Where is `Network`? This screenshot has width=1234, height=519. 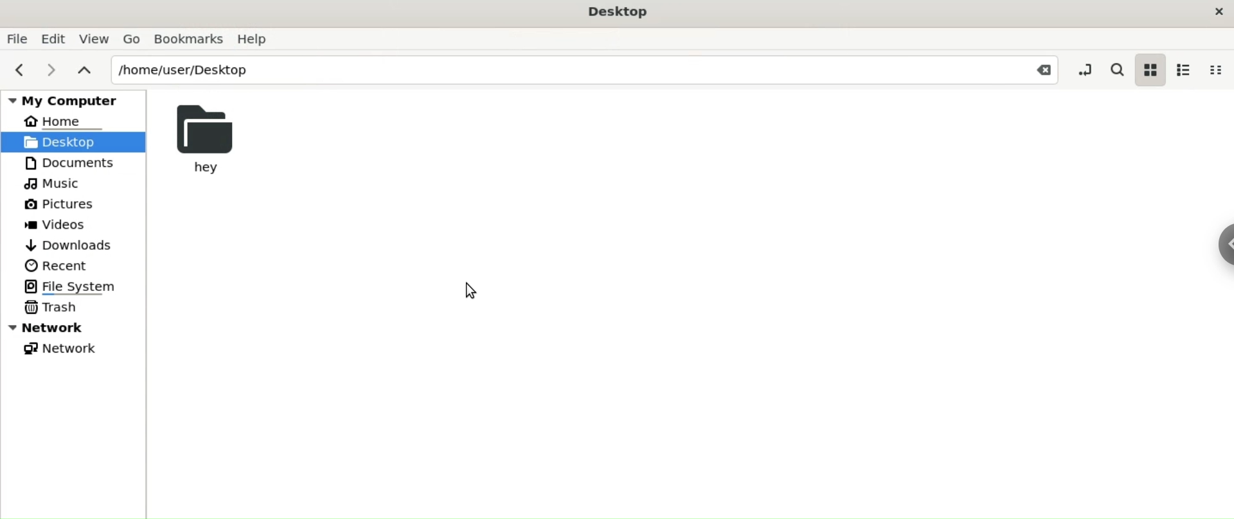
Network is located at coordinates (63, 352).